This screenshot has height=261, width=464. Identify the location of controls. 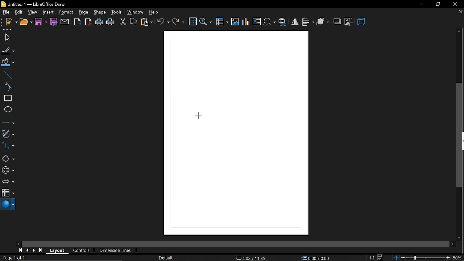
(82, 250).